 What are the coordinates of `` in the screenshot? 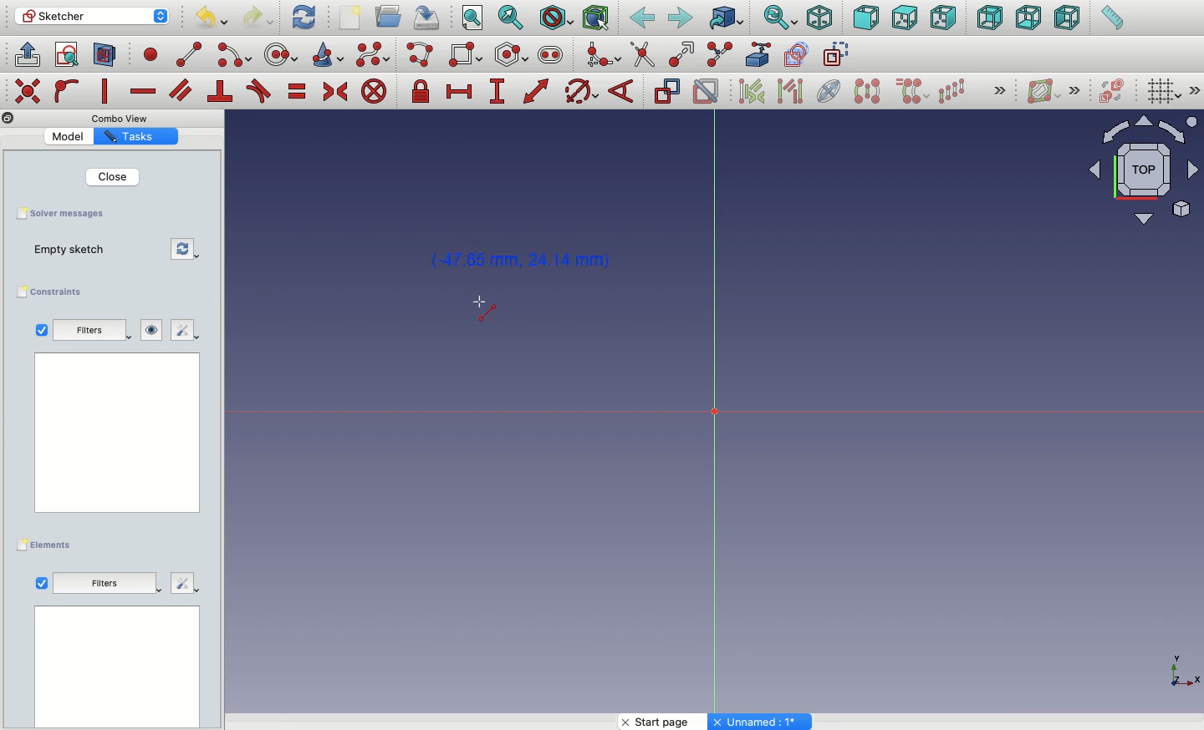 It's located at (112, 439).